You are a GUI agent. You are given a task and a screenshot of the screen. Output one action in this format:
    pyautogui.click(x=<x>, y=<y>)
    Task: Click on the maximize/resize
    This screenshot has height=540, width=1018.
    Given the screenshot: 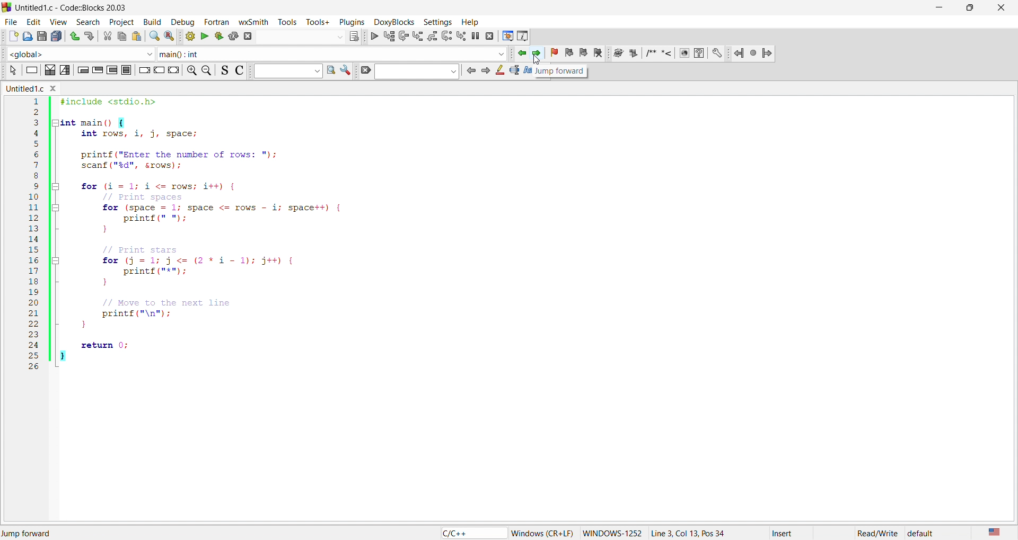 What is the action you would take?
    pyautogui.click(x=967, y=8)
    